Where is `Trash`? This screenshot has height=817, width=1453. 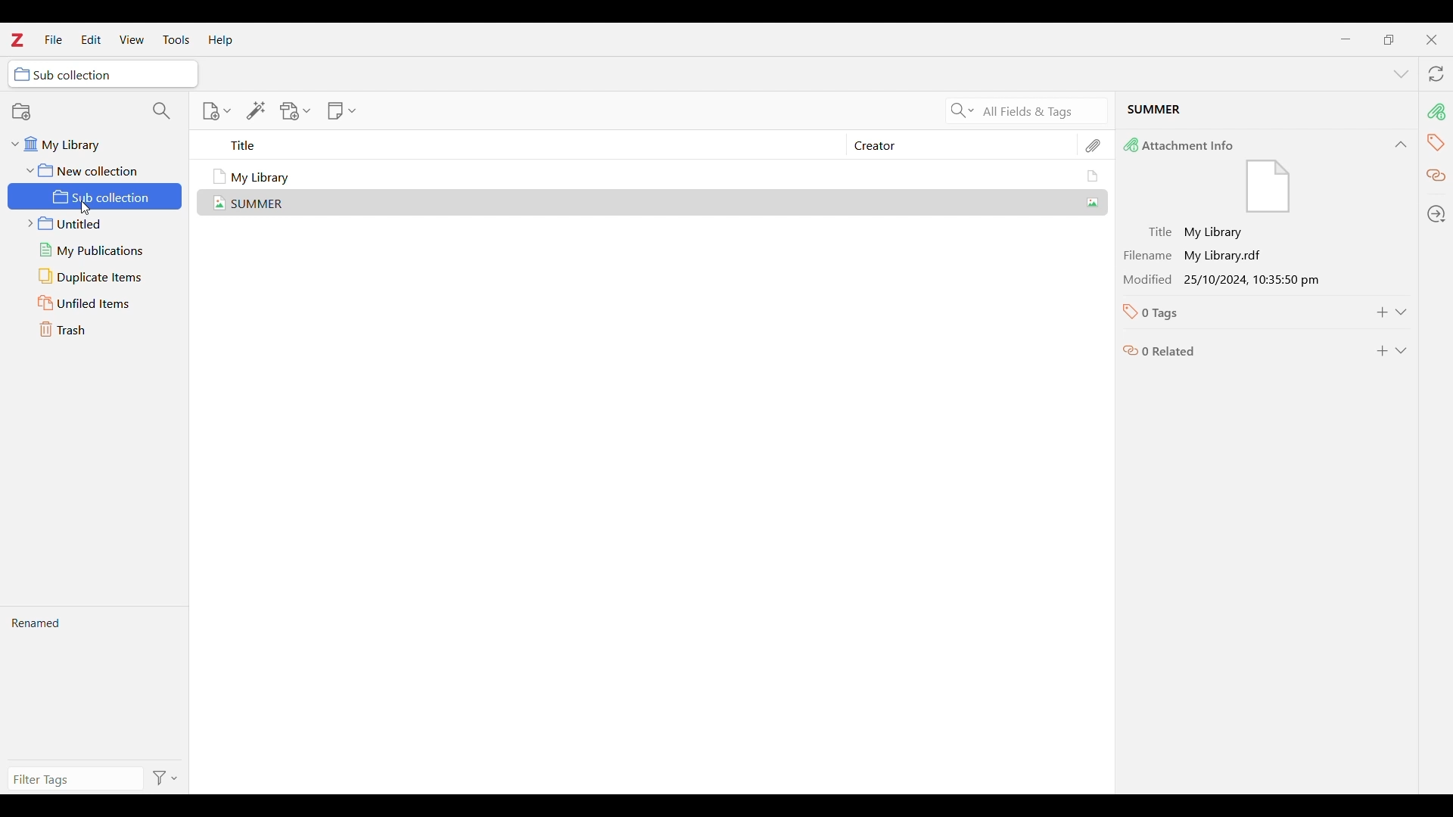 Trash is located at coordinates (97, 330).